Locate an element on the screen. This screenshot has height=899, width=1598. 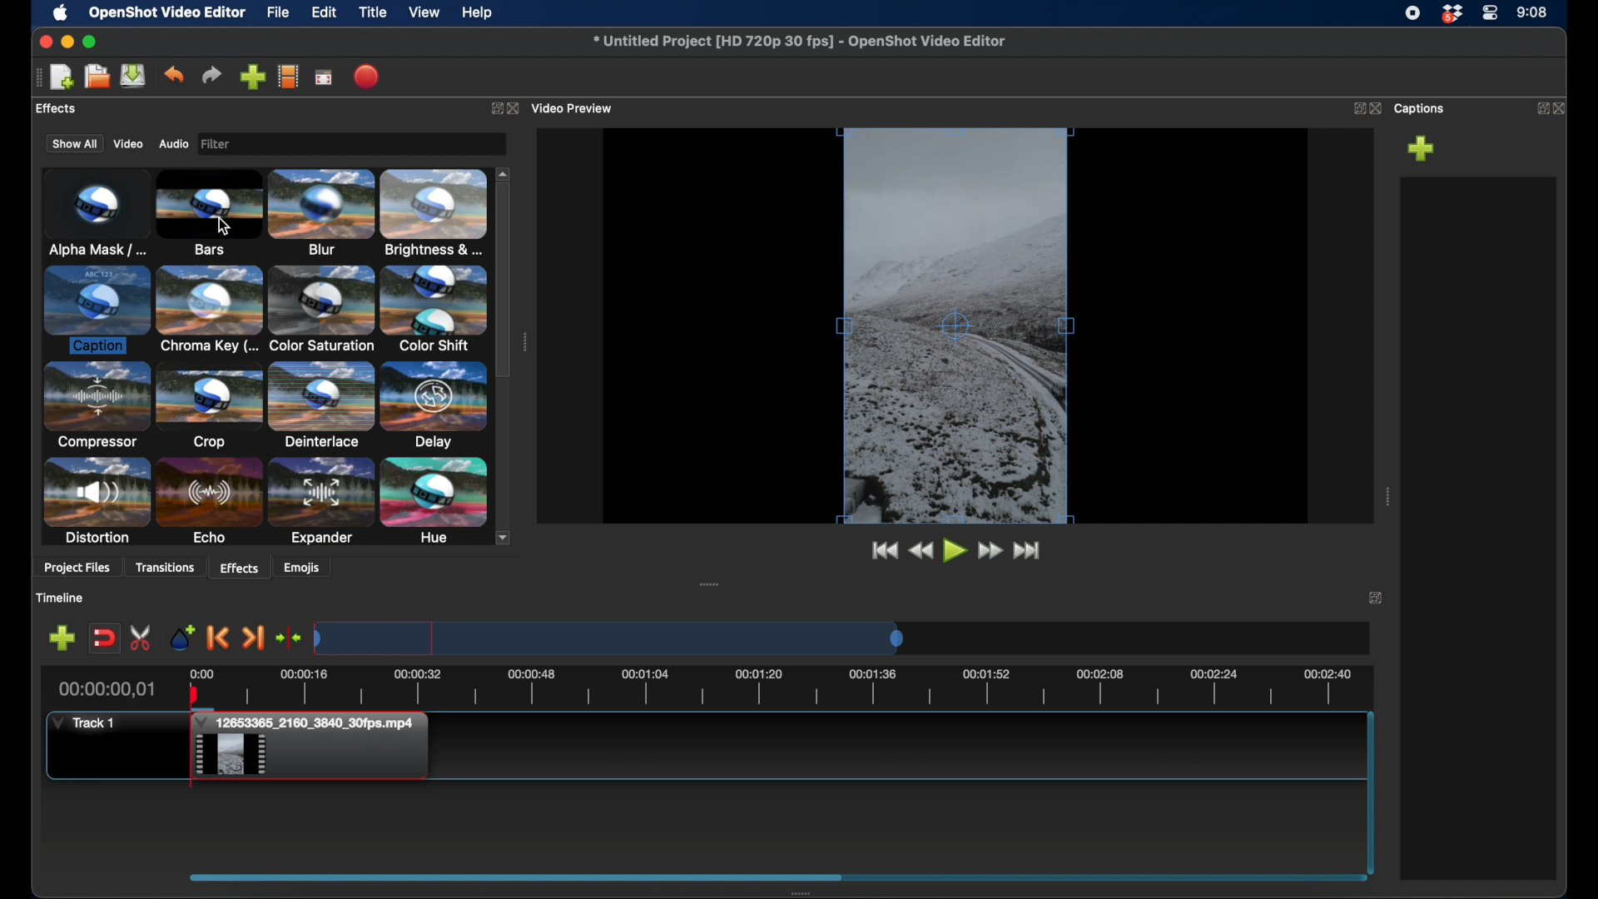
0.00 is located at coordinates (200, 672).